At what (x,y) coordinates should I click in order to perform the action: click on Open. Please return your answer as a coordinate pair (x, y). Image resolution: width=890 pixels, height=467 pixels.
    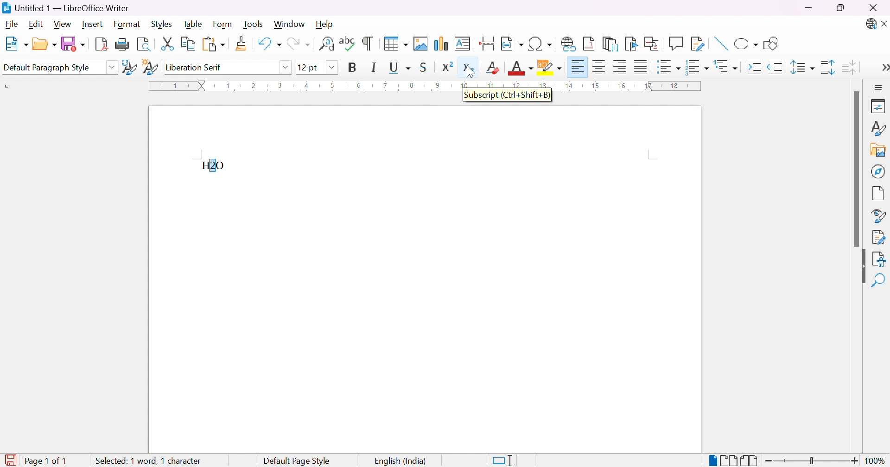
    Looking at the image, I should click on (44, 43).